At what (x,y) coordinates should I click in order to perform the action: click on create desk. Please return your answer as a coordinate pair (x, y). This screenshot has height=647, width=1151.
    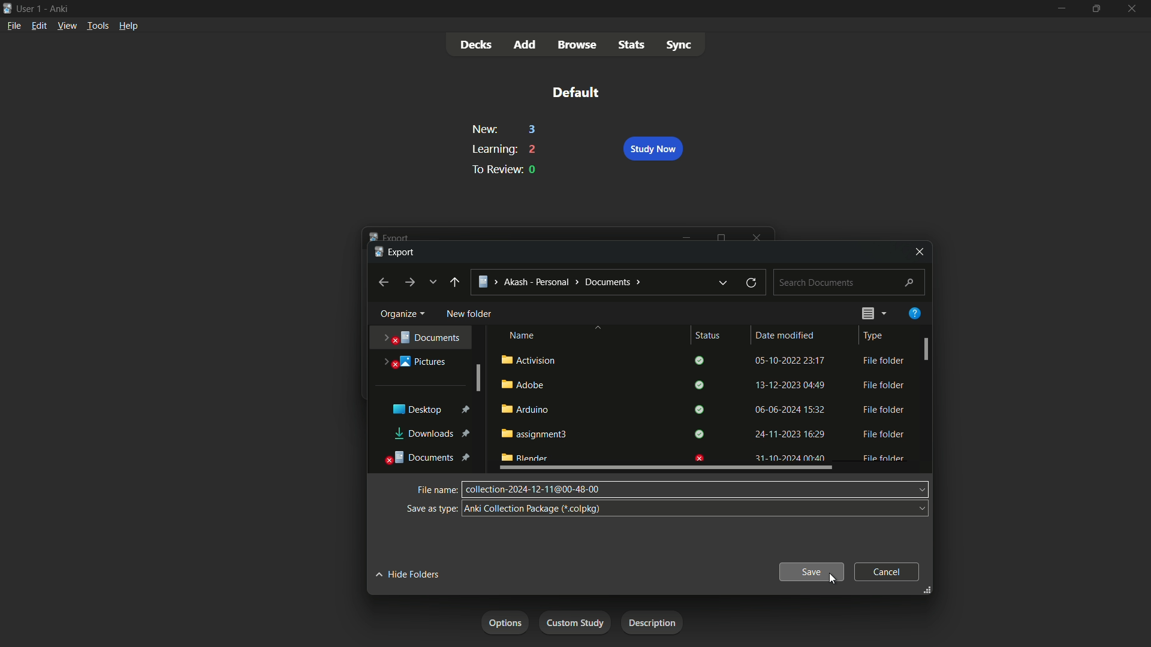
    Looking at the image, I should click on (580, 622).